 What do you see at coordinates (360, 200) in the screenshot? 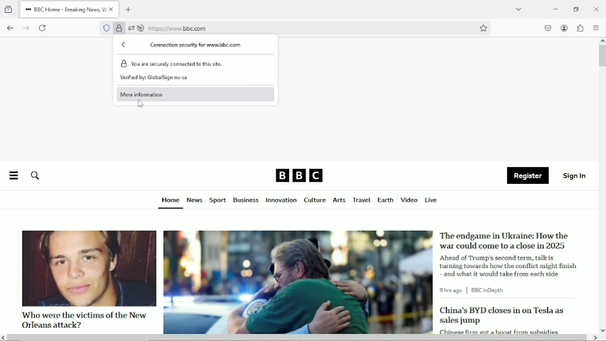
I see `Travel` at bounding box center [360, 200].